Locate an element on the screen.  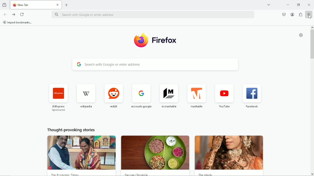
scroll down is located at coordinates (312, 174).